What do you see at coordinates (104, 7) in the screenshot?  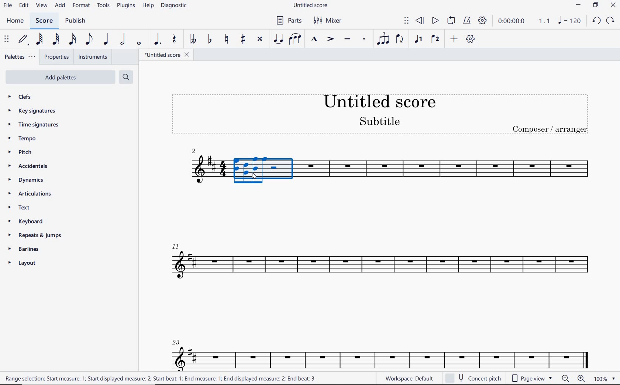 I see `TOOLS` at bounding box center [104, 7].